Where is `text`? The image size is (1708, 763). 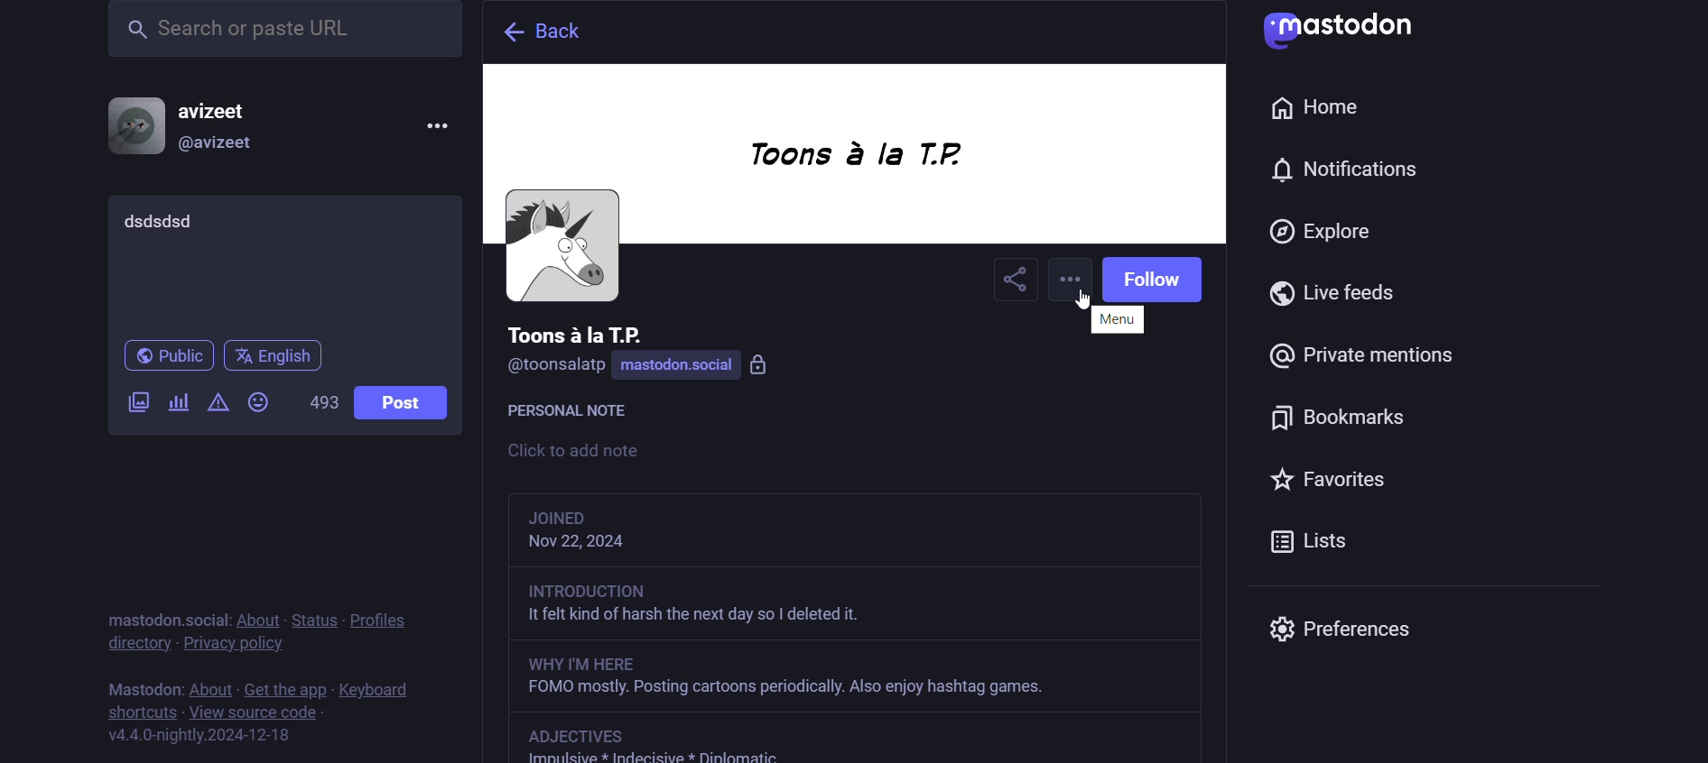
text is located at coordinates (140, 682).